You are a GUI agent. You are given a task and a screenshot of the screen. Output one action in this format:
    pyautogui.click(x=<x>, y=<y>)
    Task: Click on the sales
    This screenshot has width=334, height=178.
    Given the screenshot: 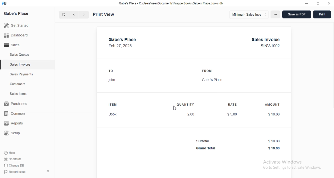 What is the action you would take?
    pyautogui.click(x=13, y=45)
    